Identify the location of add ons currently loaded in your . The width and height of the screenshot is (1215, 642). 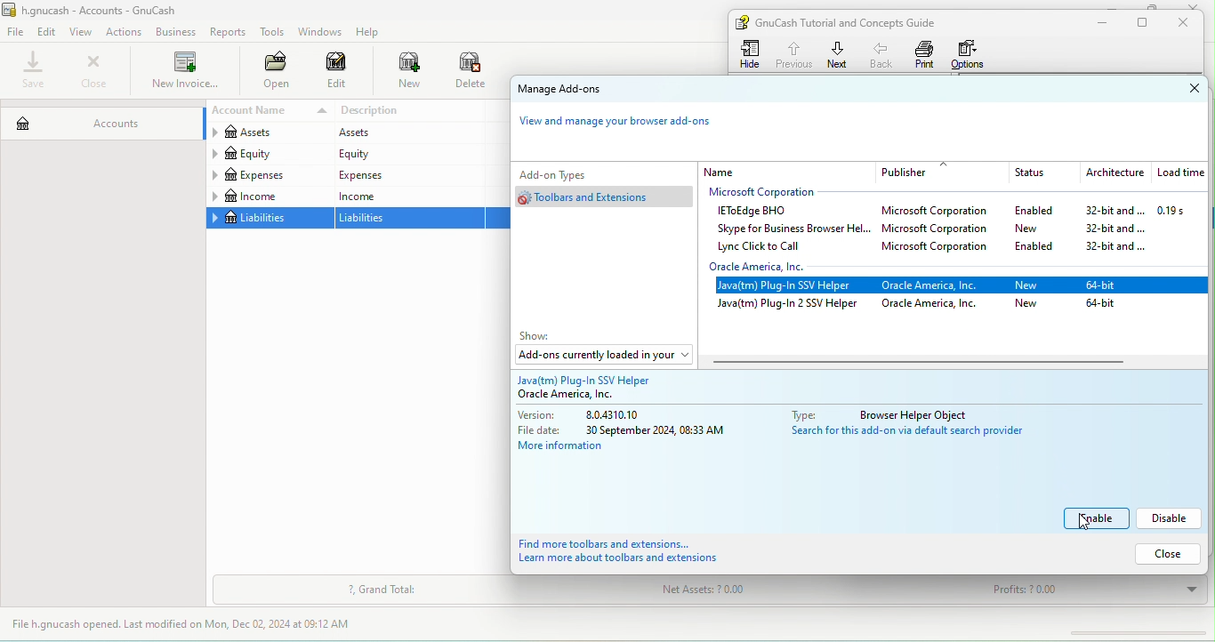
(602, 354).